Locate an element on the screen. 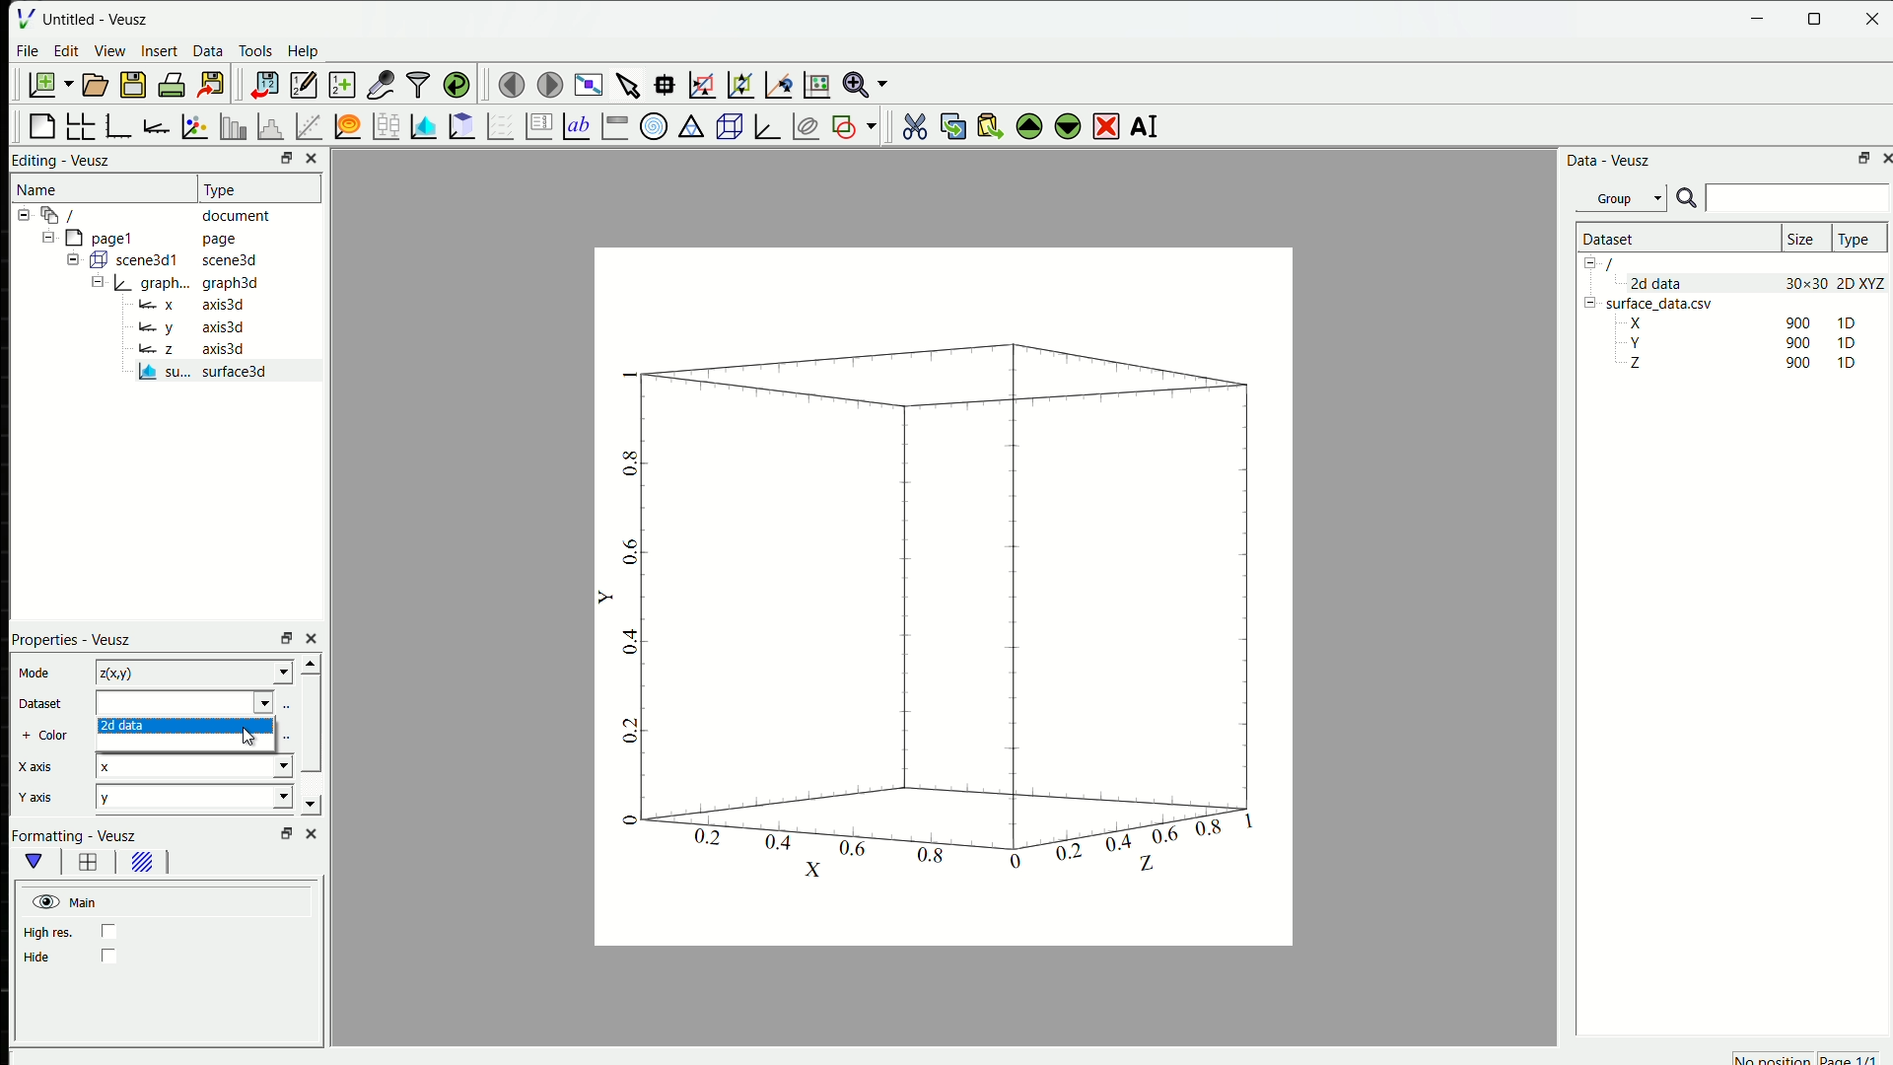 The width and height of the screenshot is (1893, 1065). close is located at coordinates (1886, 156).